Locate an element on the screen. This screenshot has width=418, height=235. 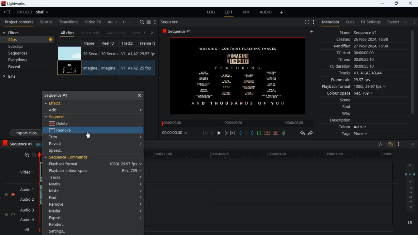
more is located at coordinates (313, 21).